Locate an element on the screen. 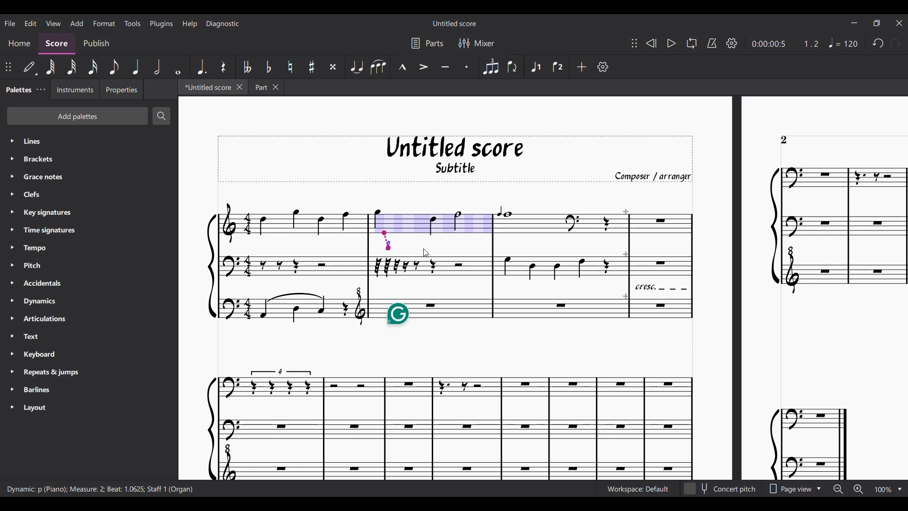  Grammarly extension is located at coordinates (398, 314).